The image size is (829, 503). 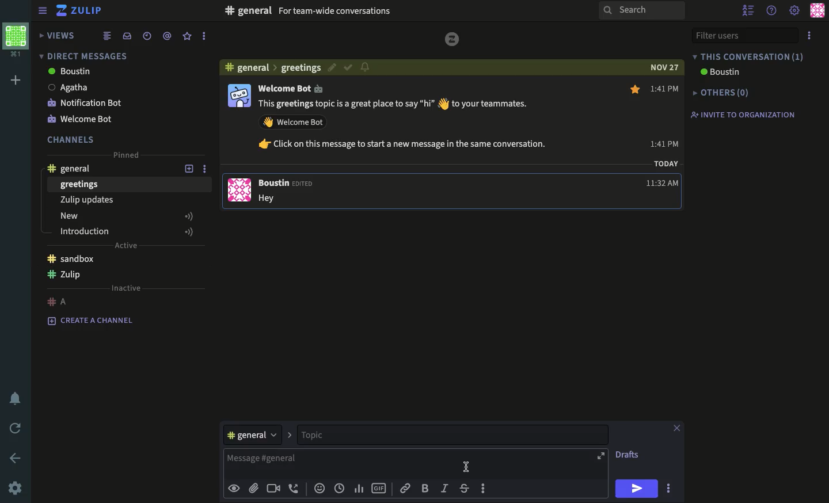 I want to click on drafts, so click(x=628, y=454).